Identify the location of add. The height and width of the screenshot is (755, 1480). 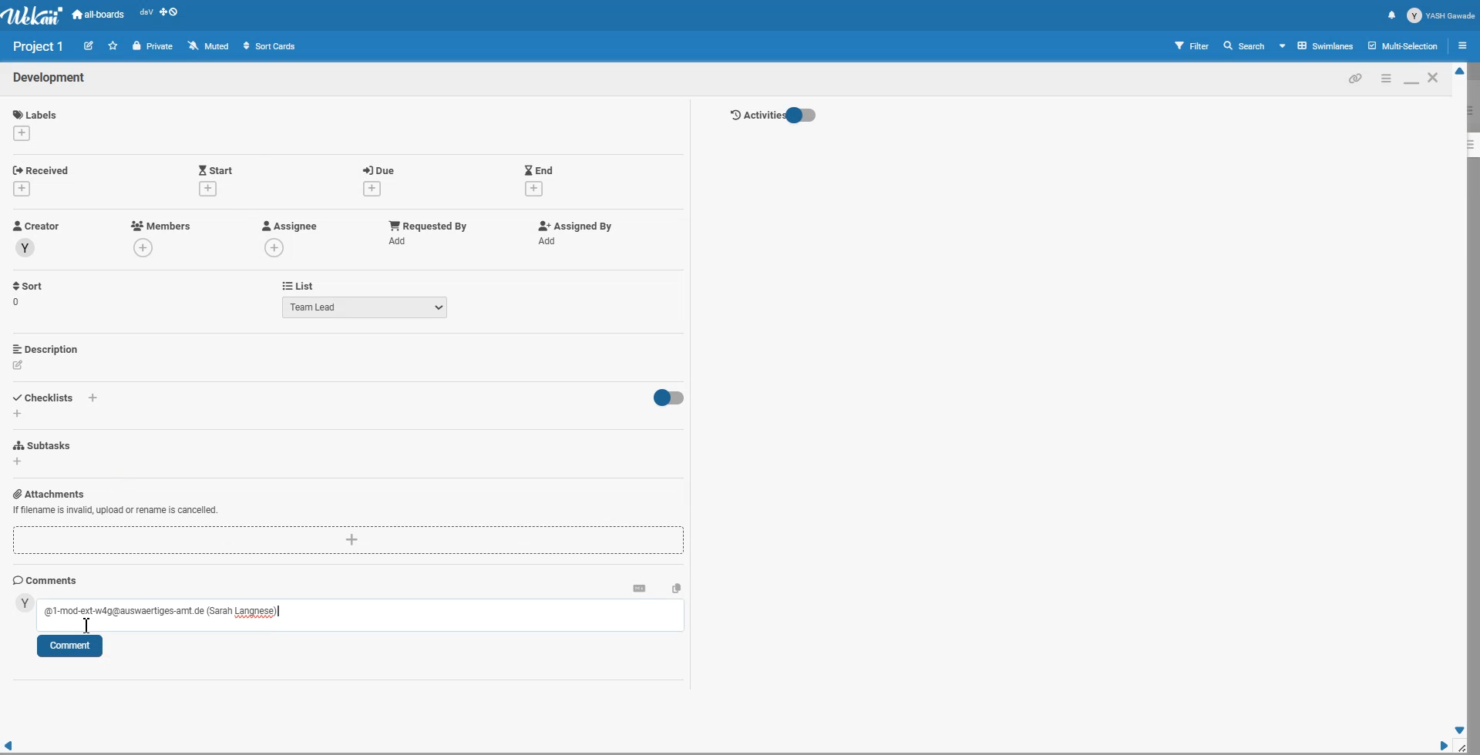
(276, 247).